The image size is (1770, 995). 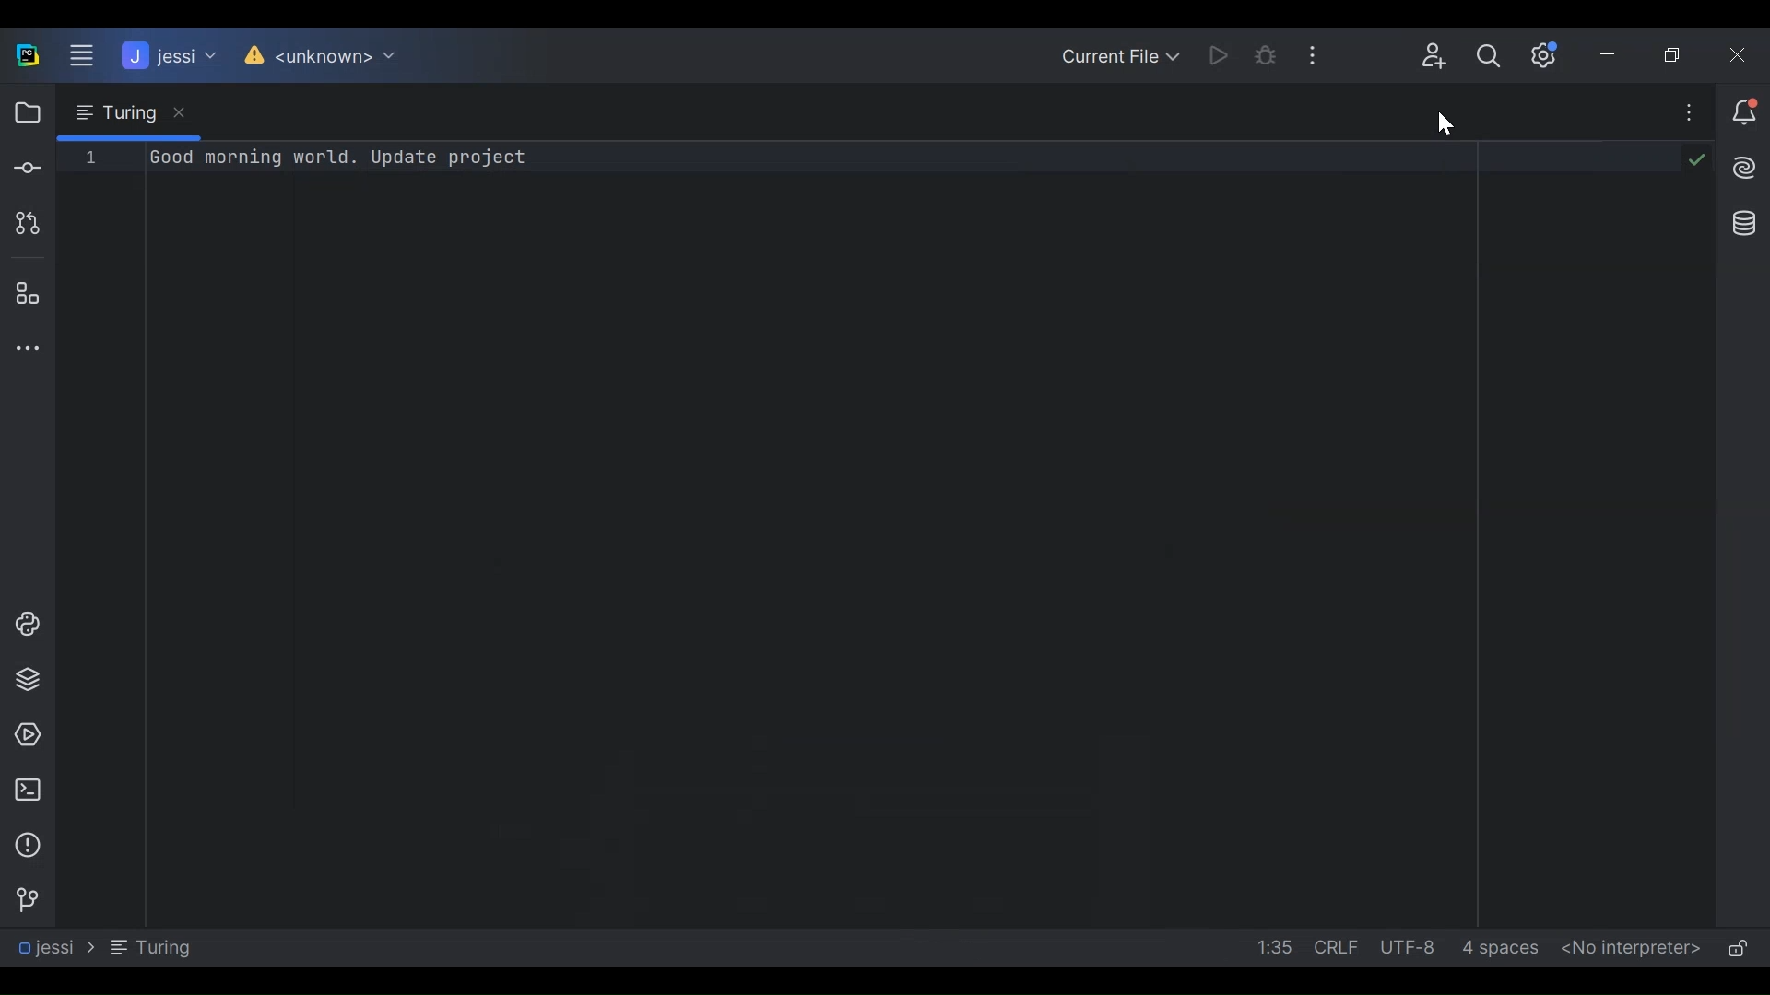 What do you see at coordinates (1748, 170) in the screenshot?
I see `AI Assistant` at bounding box center [1748, 170].